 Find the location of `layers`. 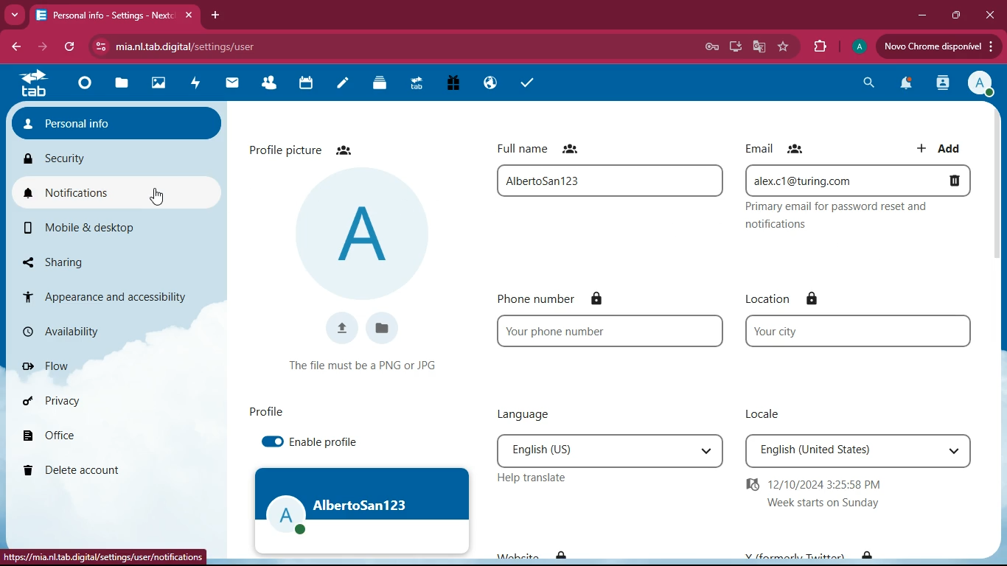

layers is located at coordinates (384, 84).